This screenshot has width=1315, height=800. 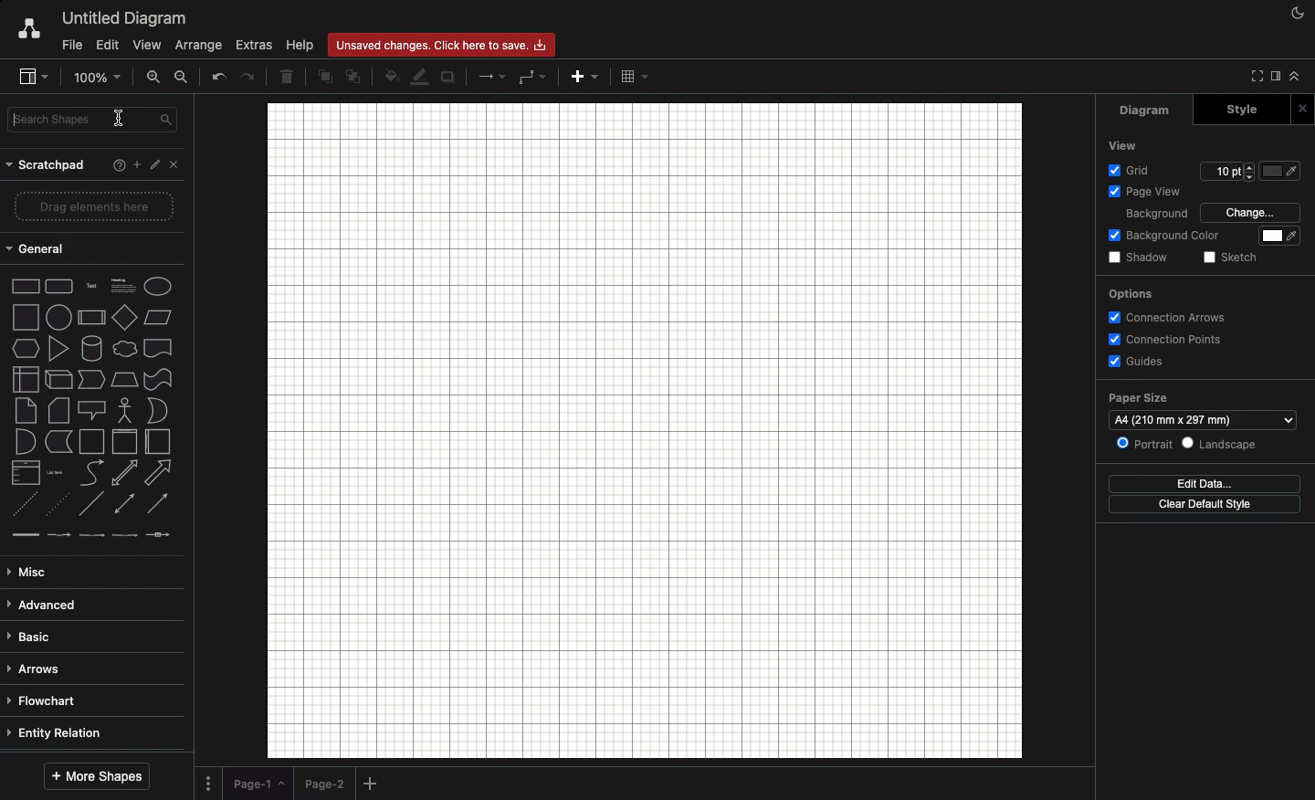 I want to click on , so click(x=91, y=320).